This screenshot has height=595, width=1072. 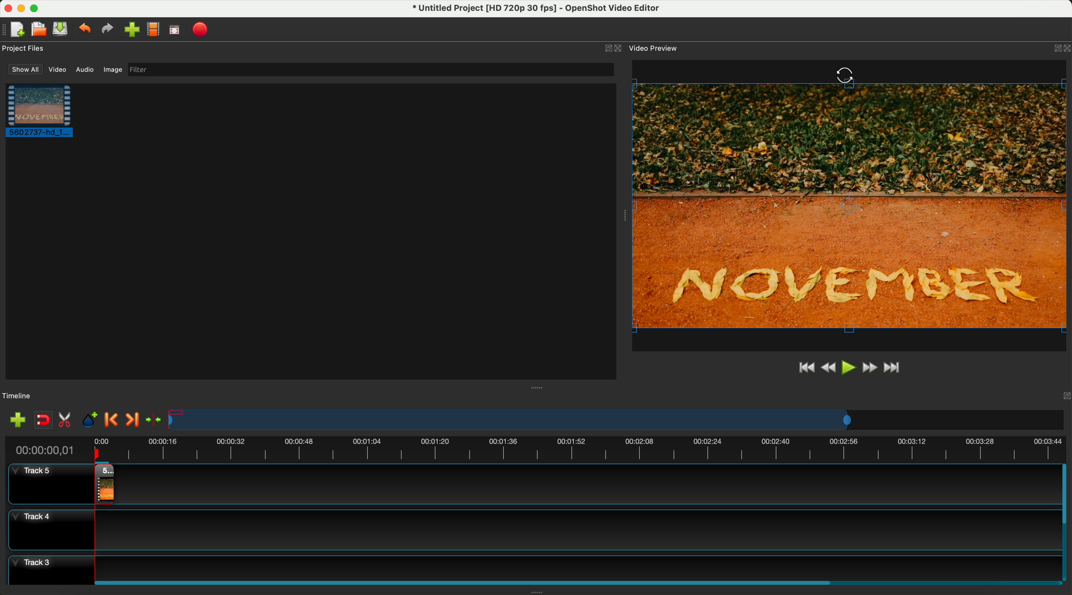 What do you see at coordinates (61, 28) in the screenshot?
I see `save project` at bounding box center [61, 28].